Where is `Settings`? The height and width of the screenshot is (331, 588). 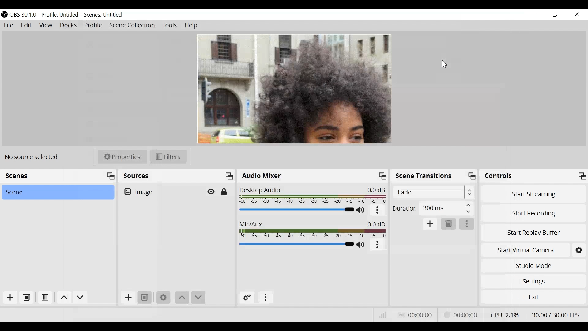
Settings is located at coordinates (533, 281).